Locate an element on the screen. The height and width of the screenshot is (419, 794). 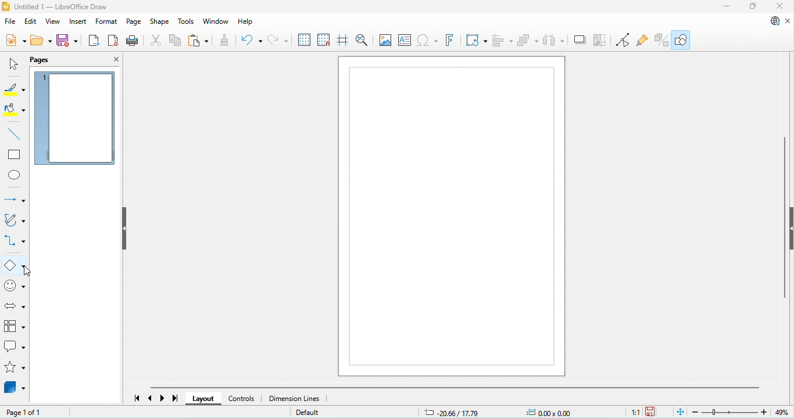
display grid is located at coordinates (303, 40).